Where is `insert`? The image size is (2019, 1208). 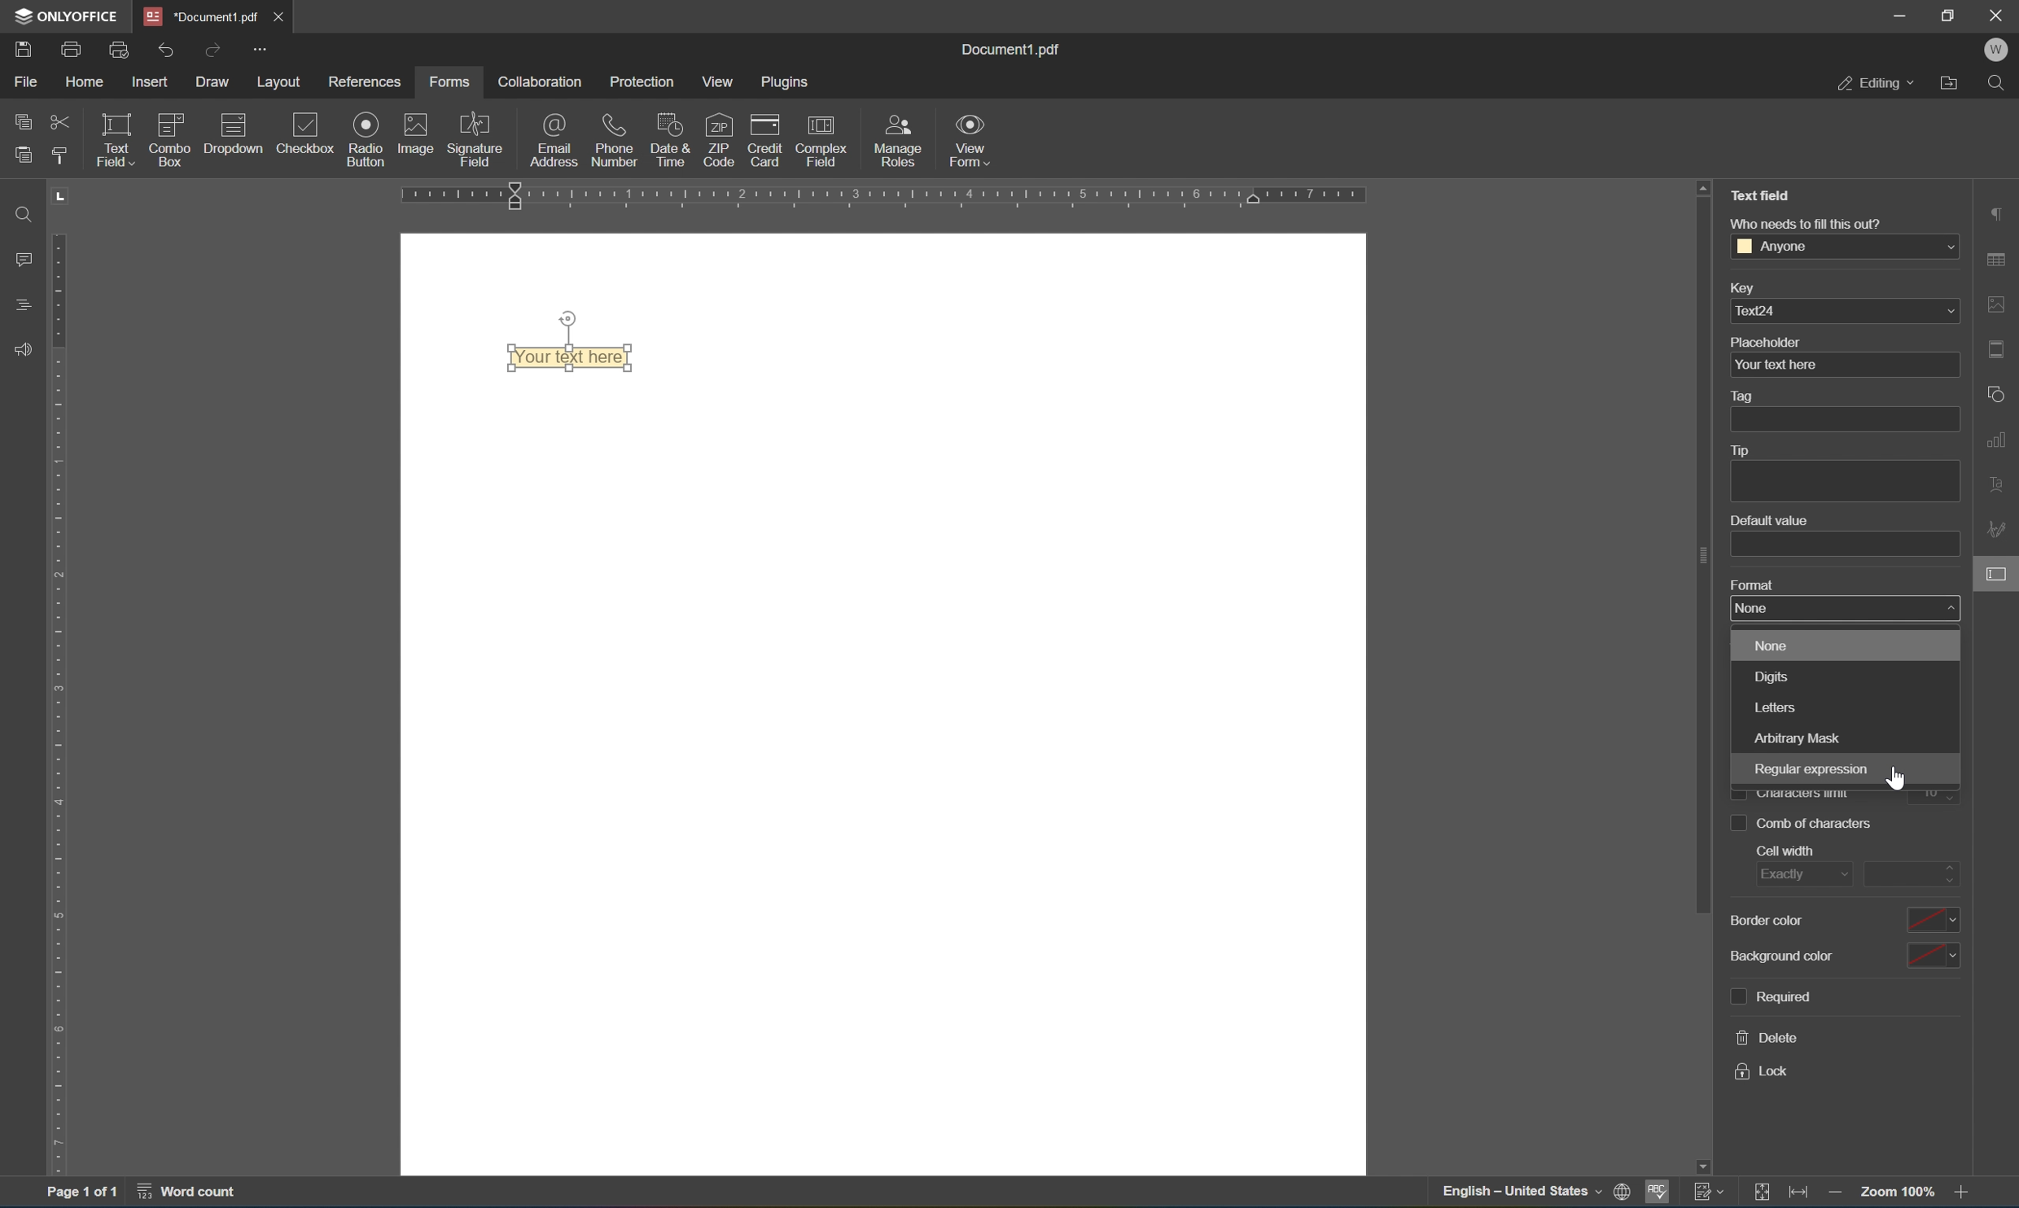 insert is located at coordinates (152, 84).